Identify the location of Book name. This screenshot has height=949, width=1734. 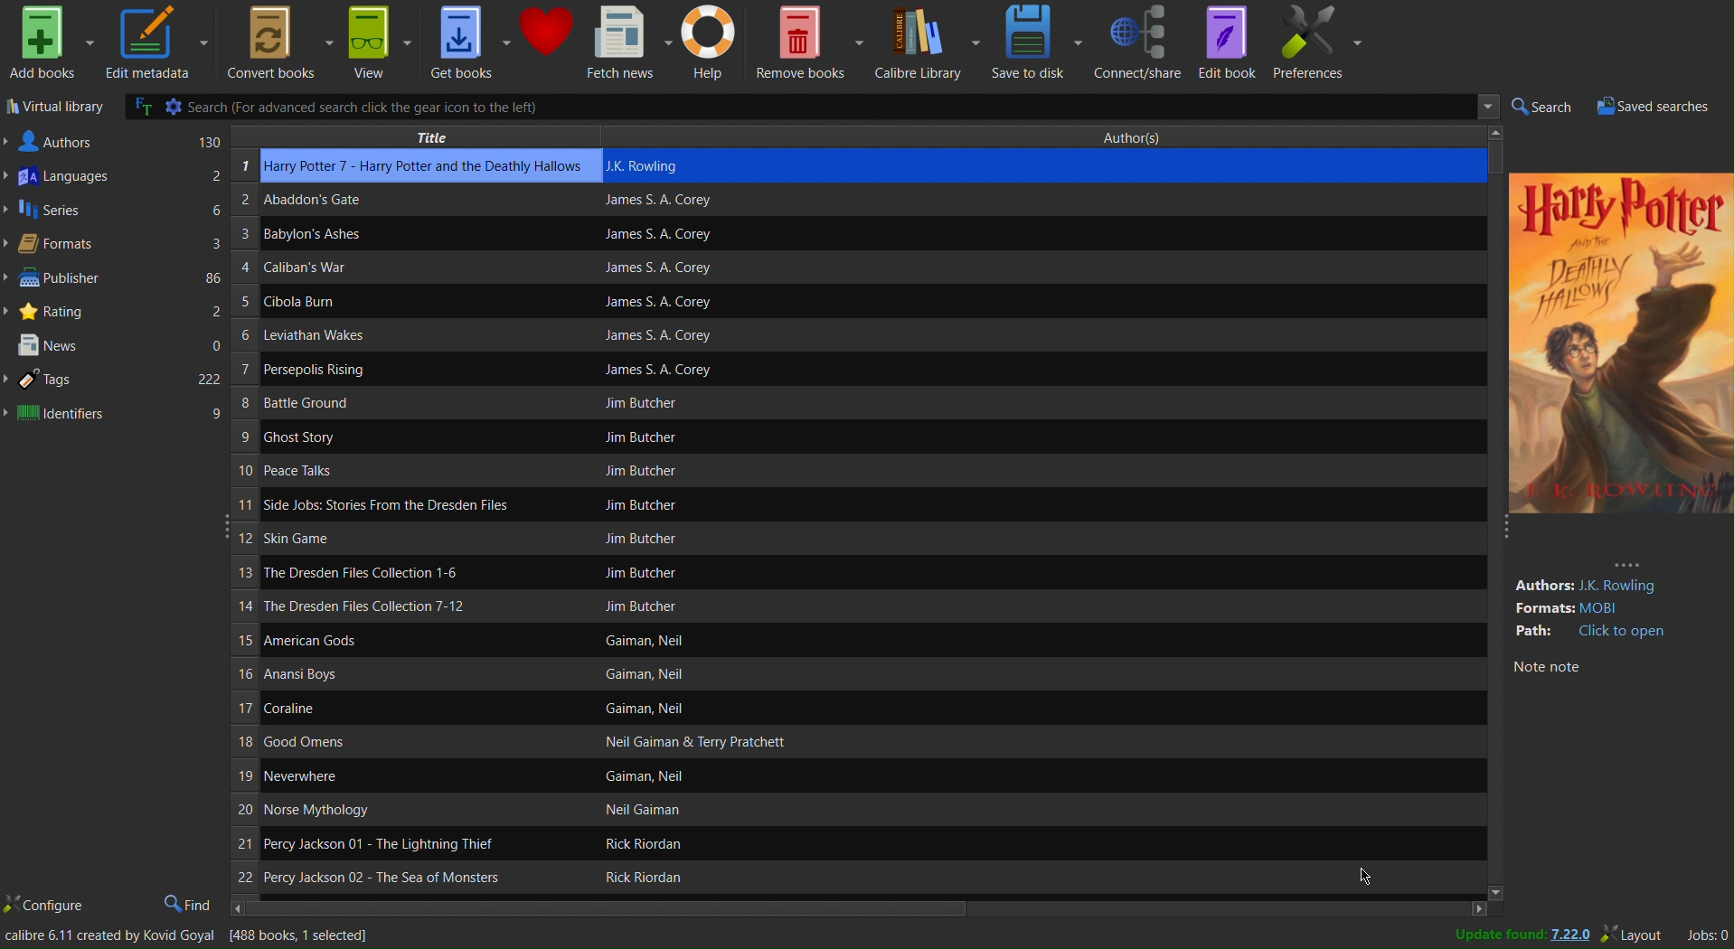
(400, 711).